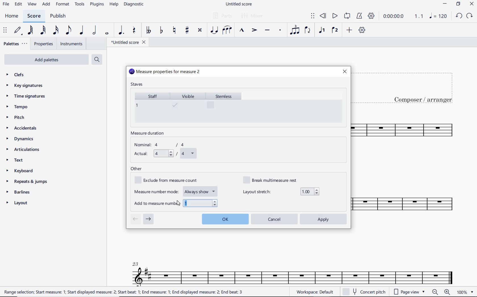  Describe the element at coordinates (122, 30) in the screenshot. I see `AUGMENTATION DOT` at that location.